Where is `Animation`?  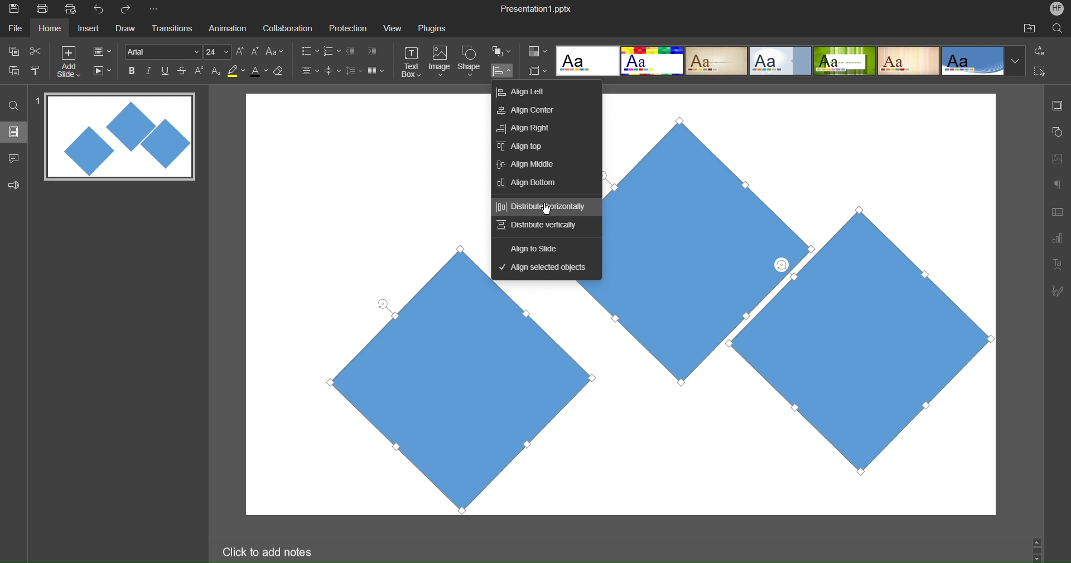
Animation is located at coordinates (226, 28).